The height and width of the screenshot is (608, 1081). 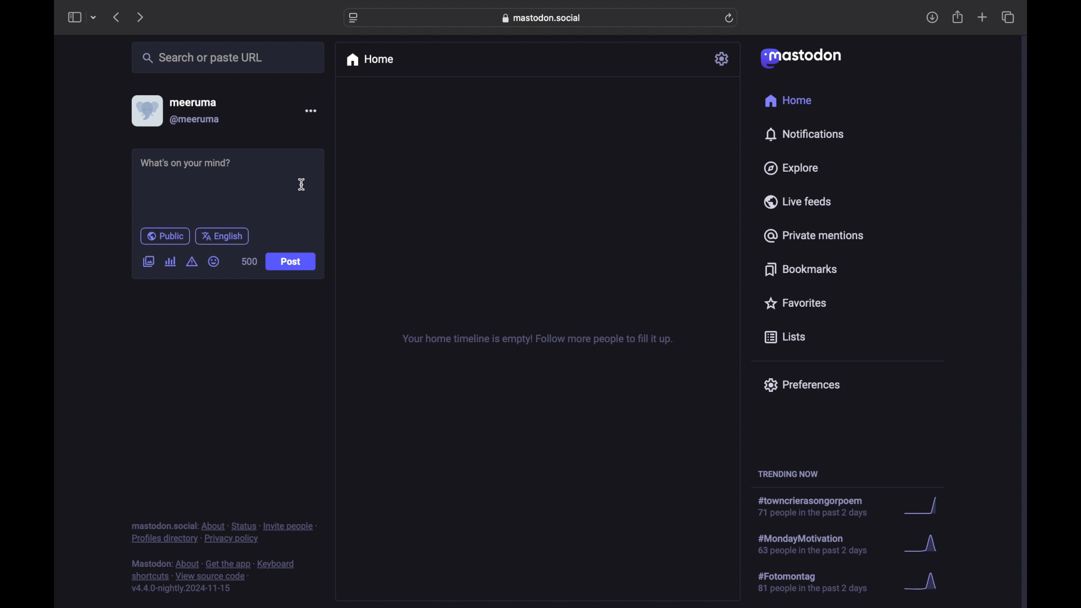 I want to click on @meeruma, so click(x=196, y=120).